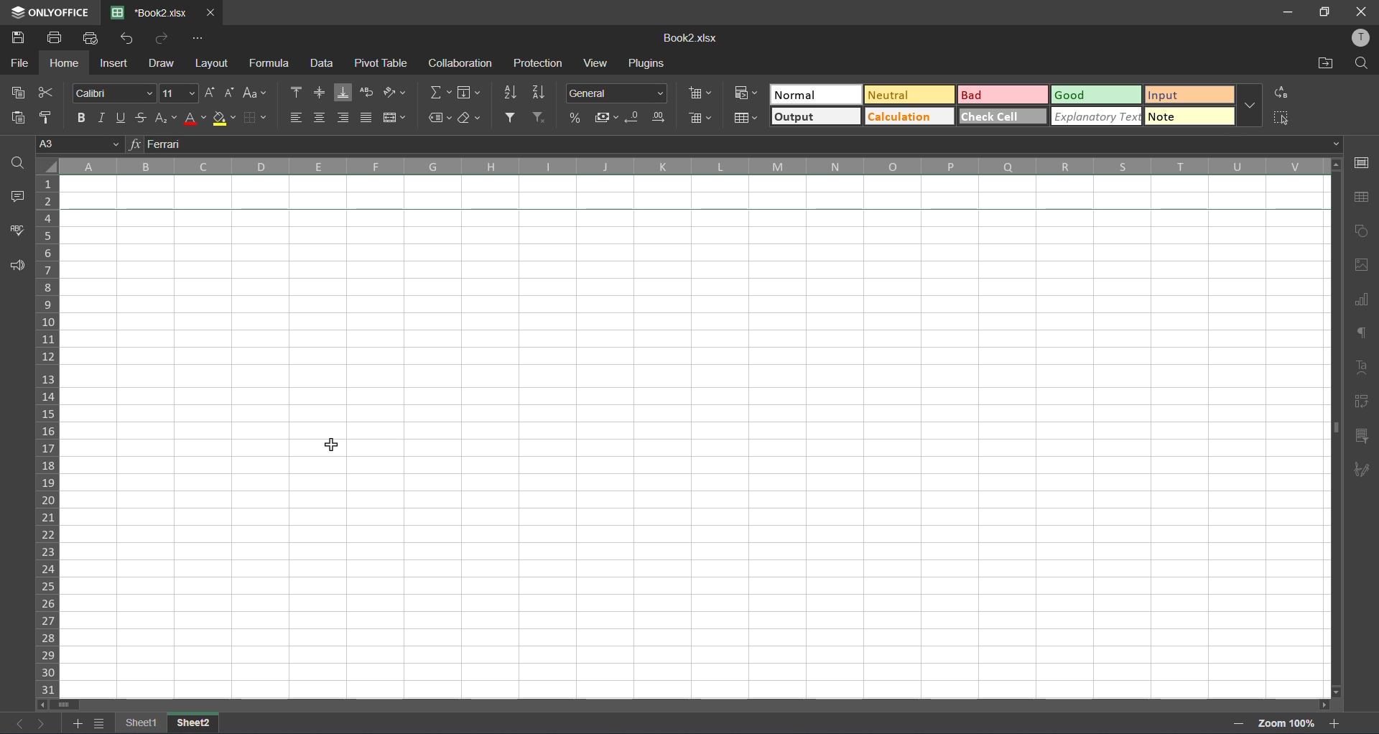  I want to click on justified, so click(368, 116).